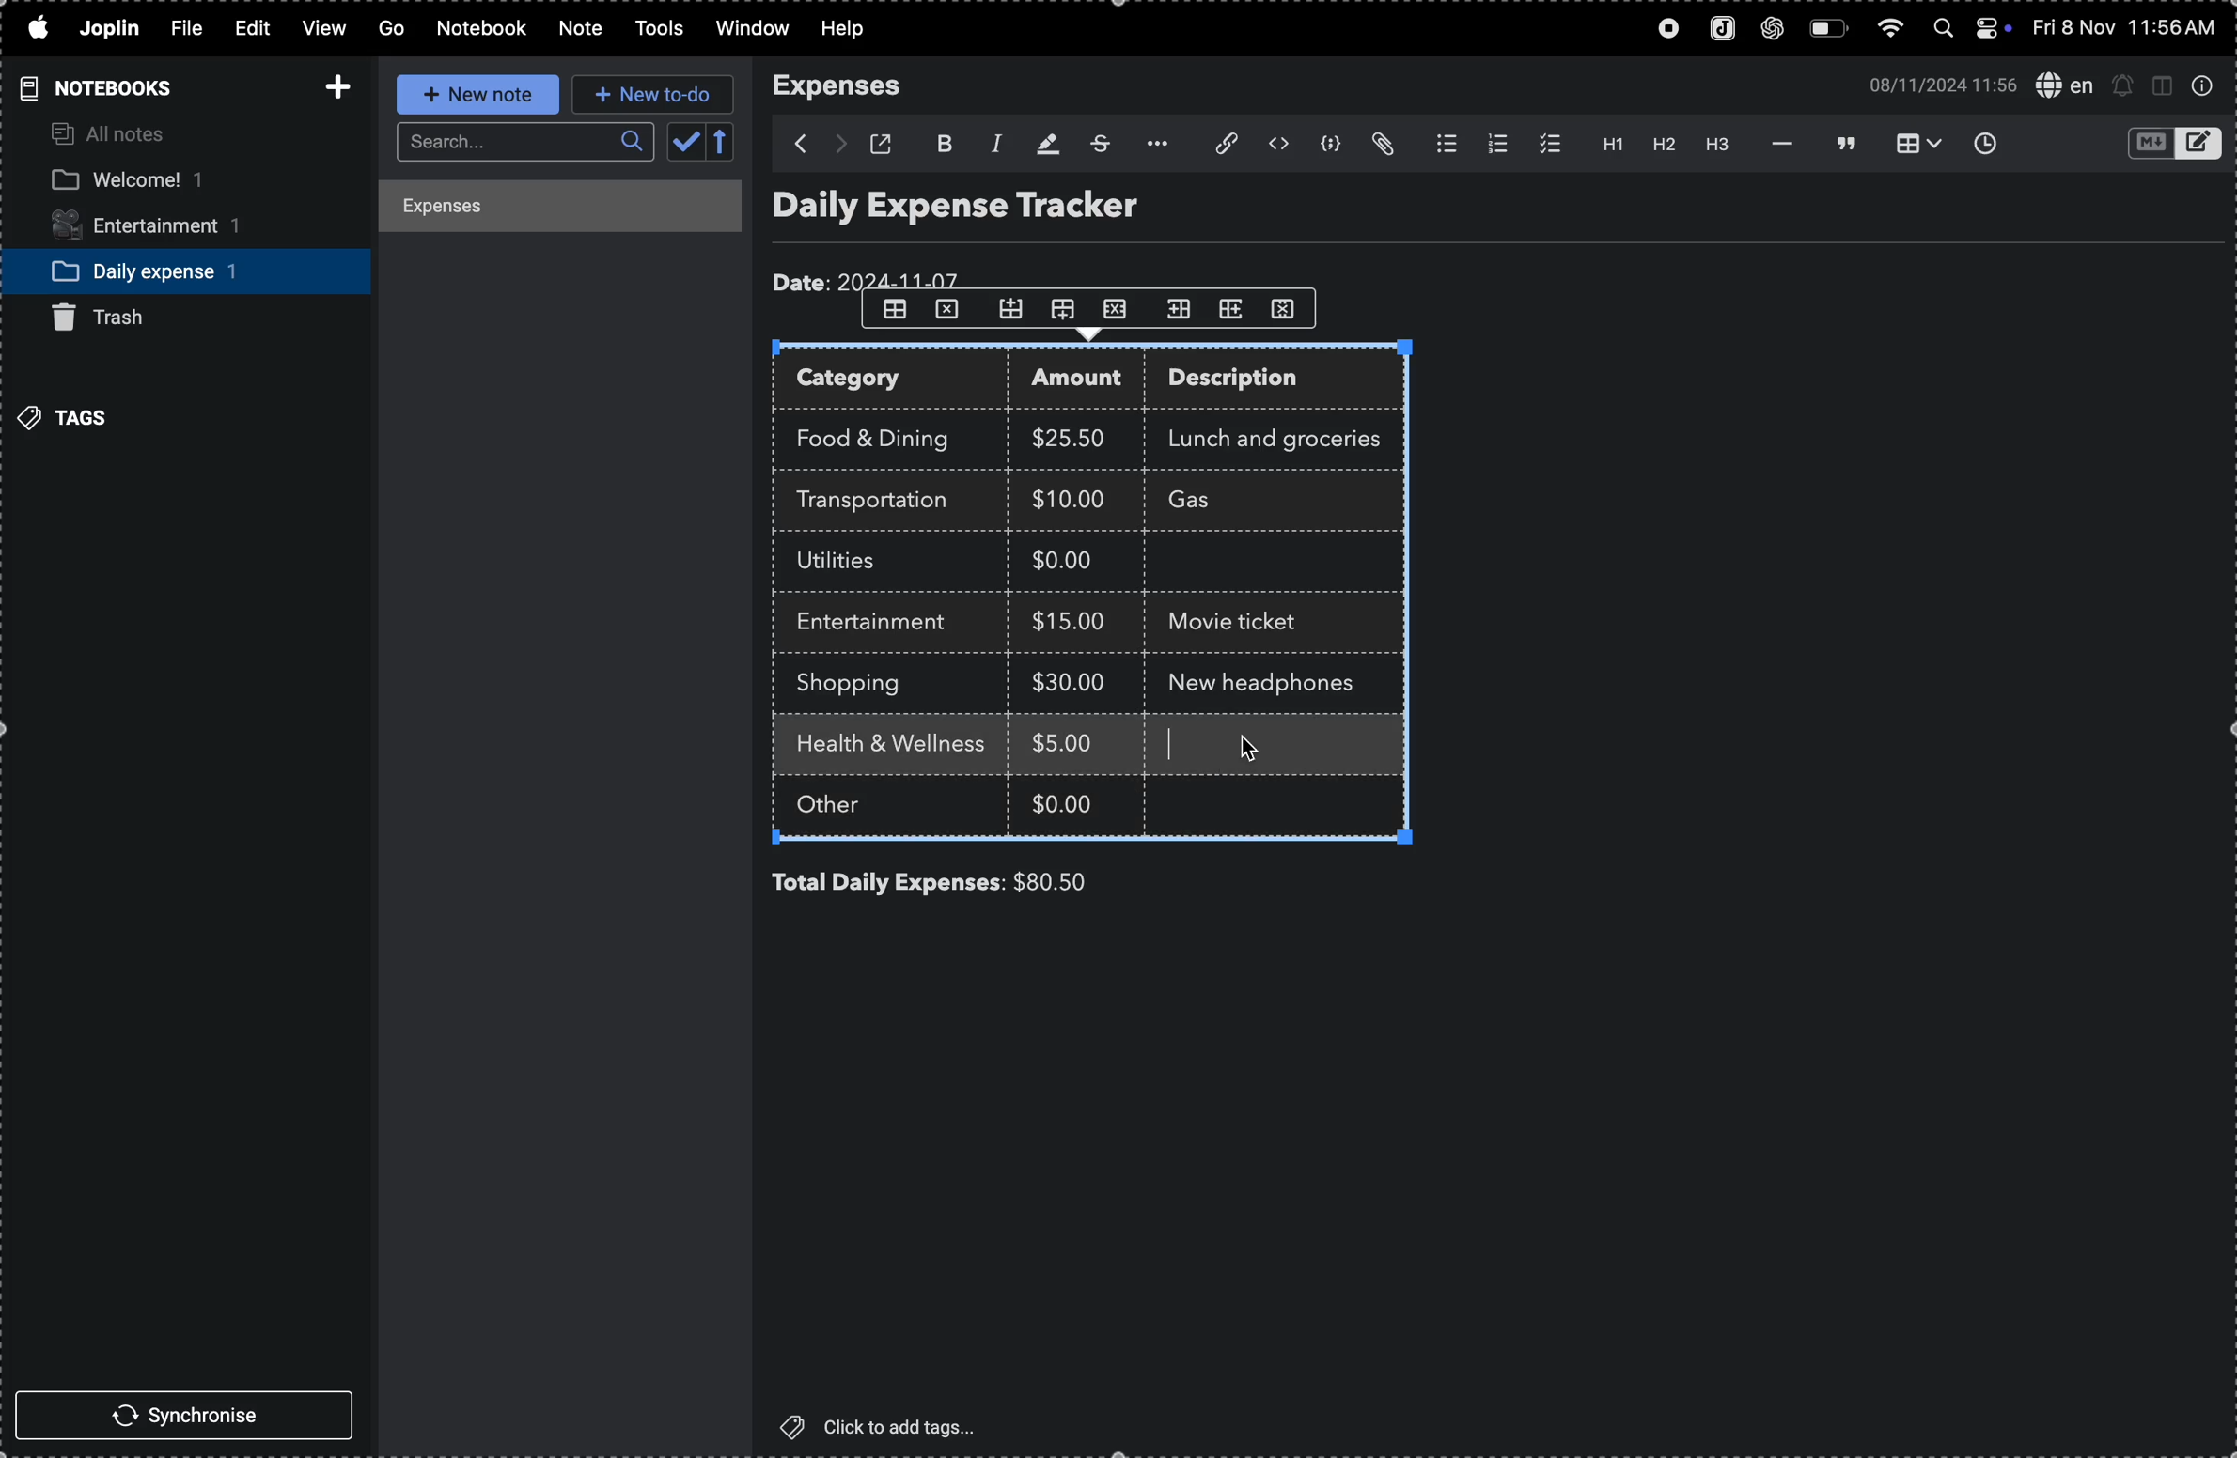  Describe the element at coordinates (871, 276) in the screenshot. I see `date` at that location.